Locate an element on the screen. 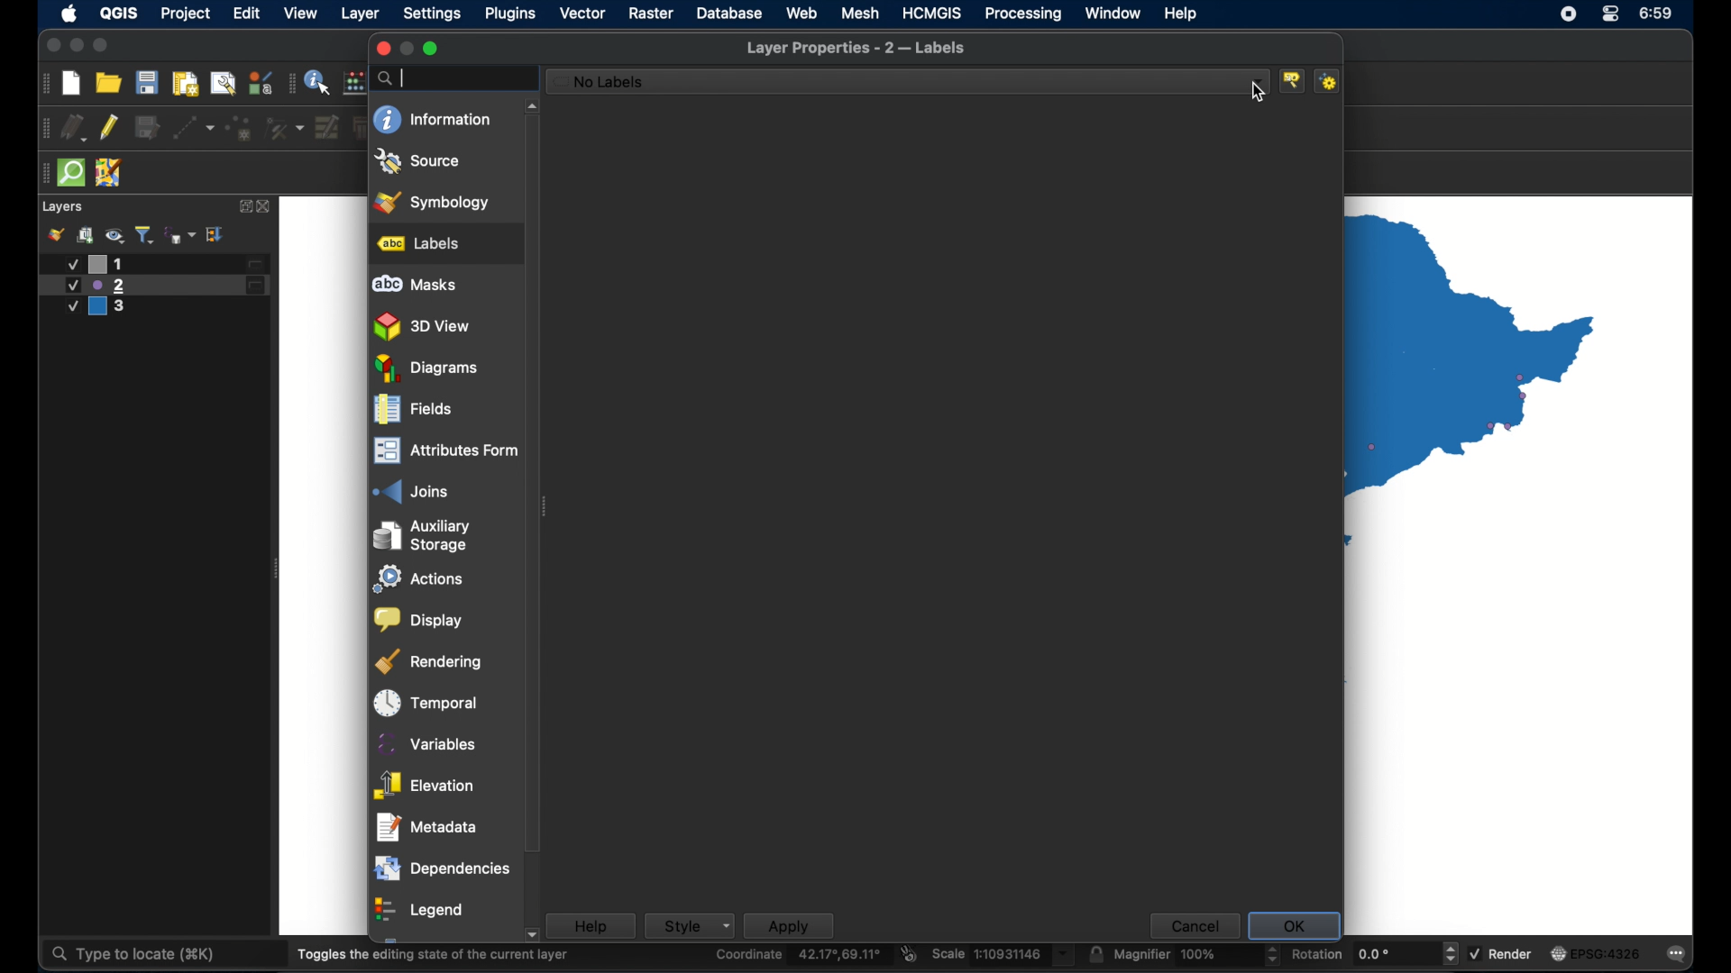  magnifier is located at coordinates (1196, 954).